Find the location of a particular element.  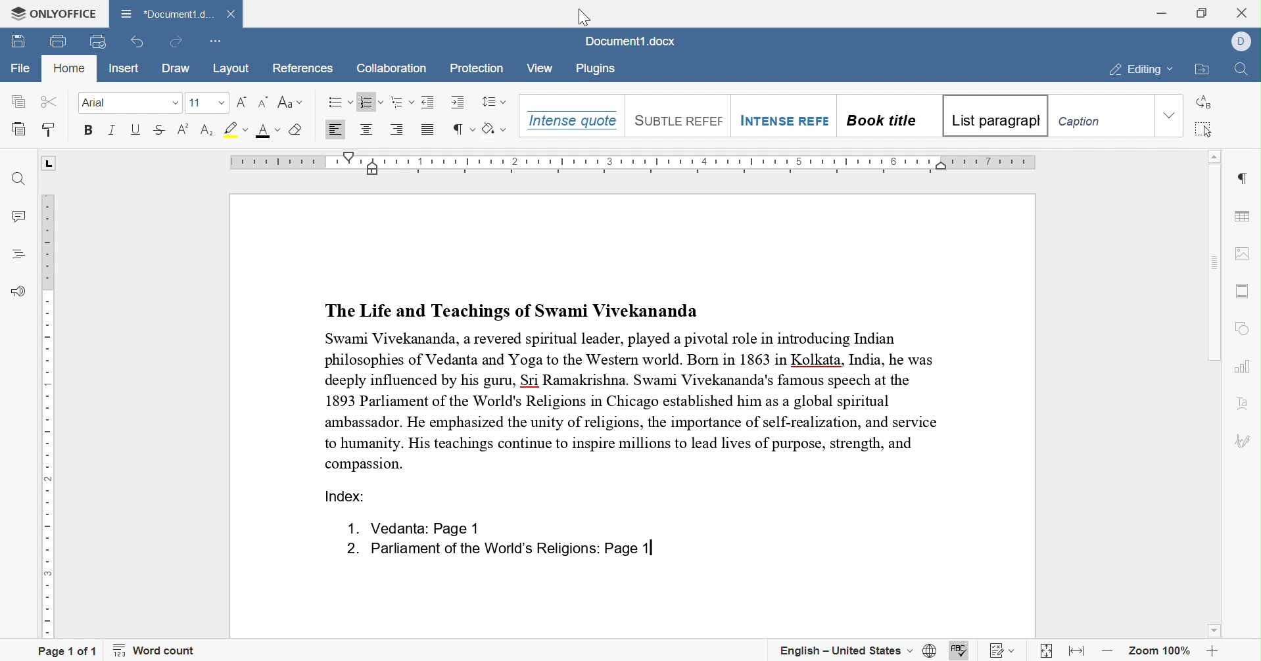

open file location is located at coordinates (1204, 70).